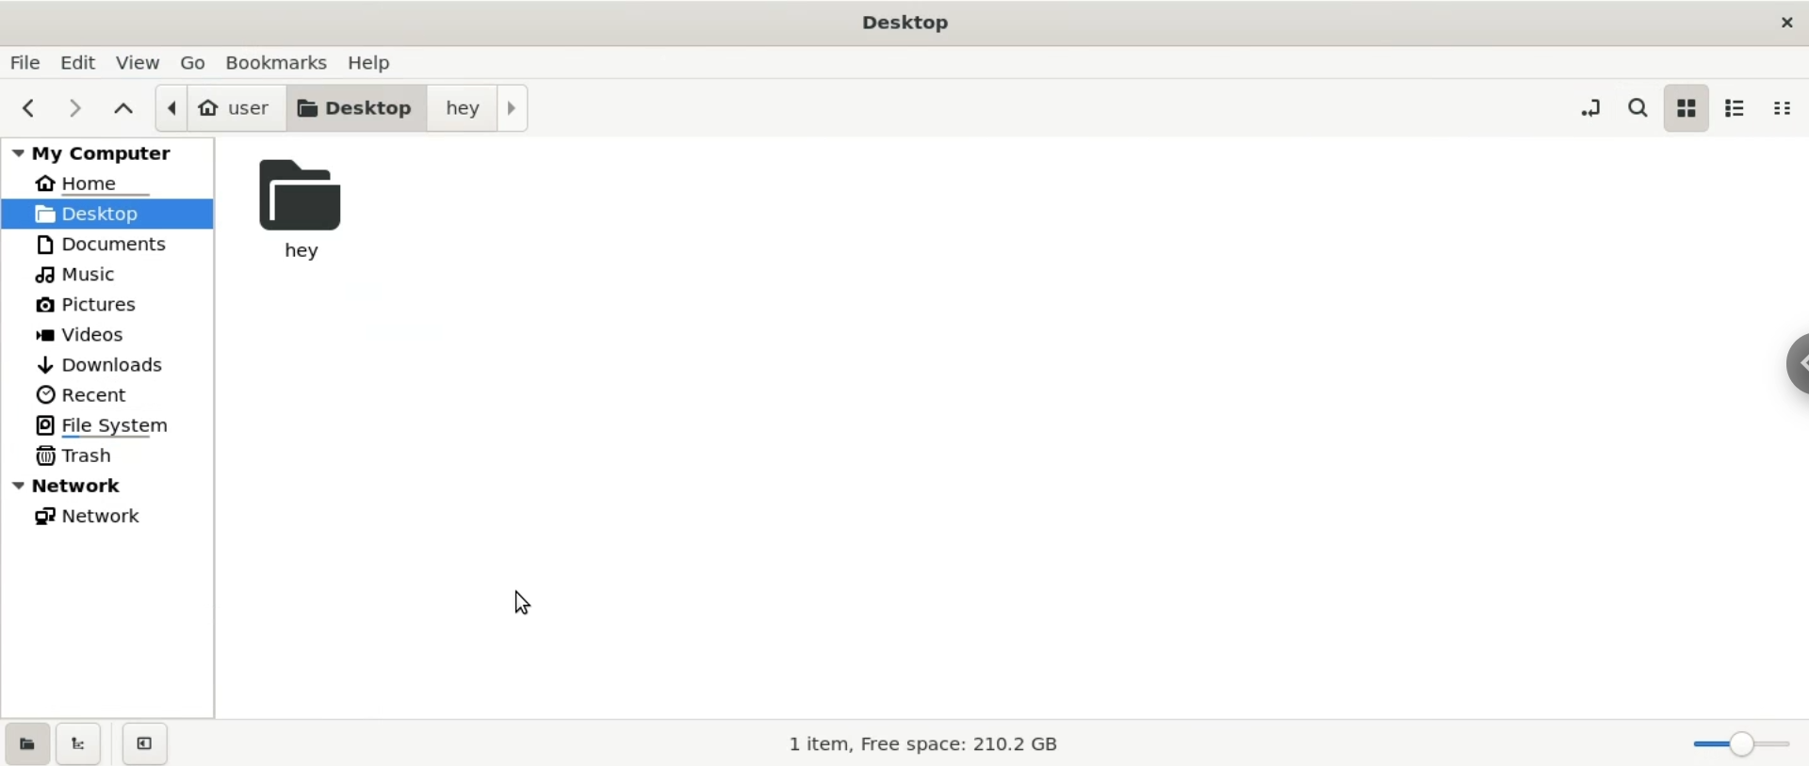 The width and height of the screenshot is (1809, 766). Describe the element at coordinates (478, 105) in the screenshot. I see `hey` at that location.